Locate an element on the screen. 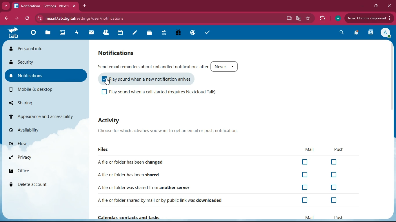 The height and width of the screenshot is (222, 396). cross is located at coordinates (75, 6).